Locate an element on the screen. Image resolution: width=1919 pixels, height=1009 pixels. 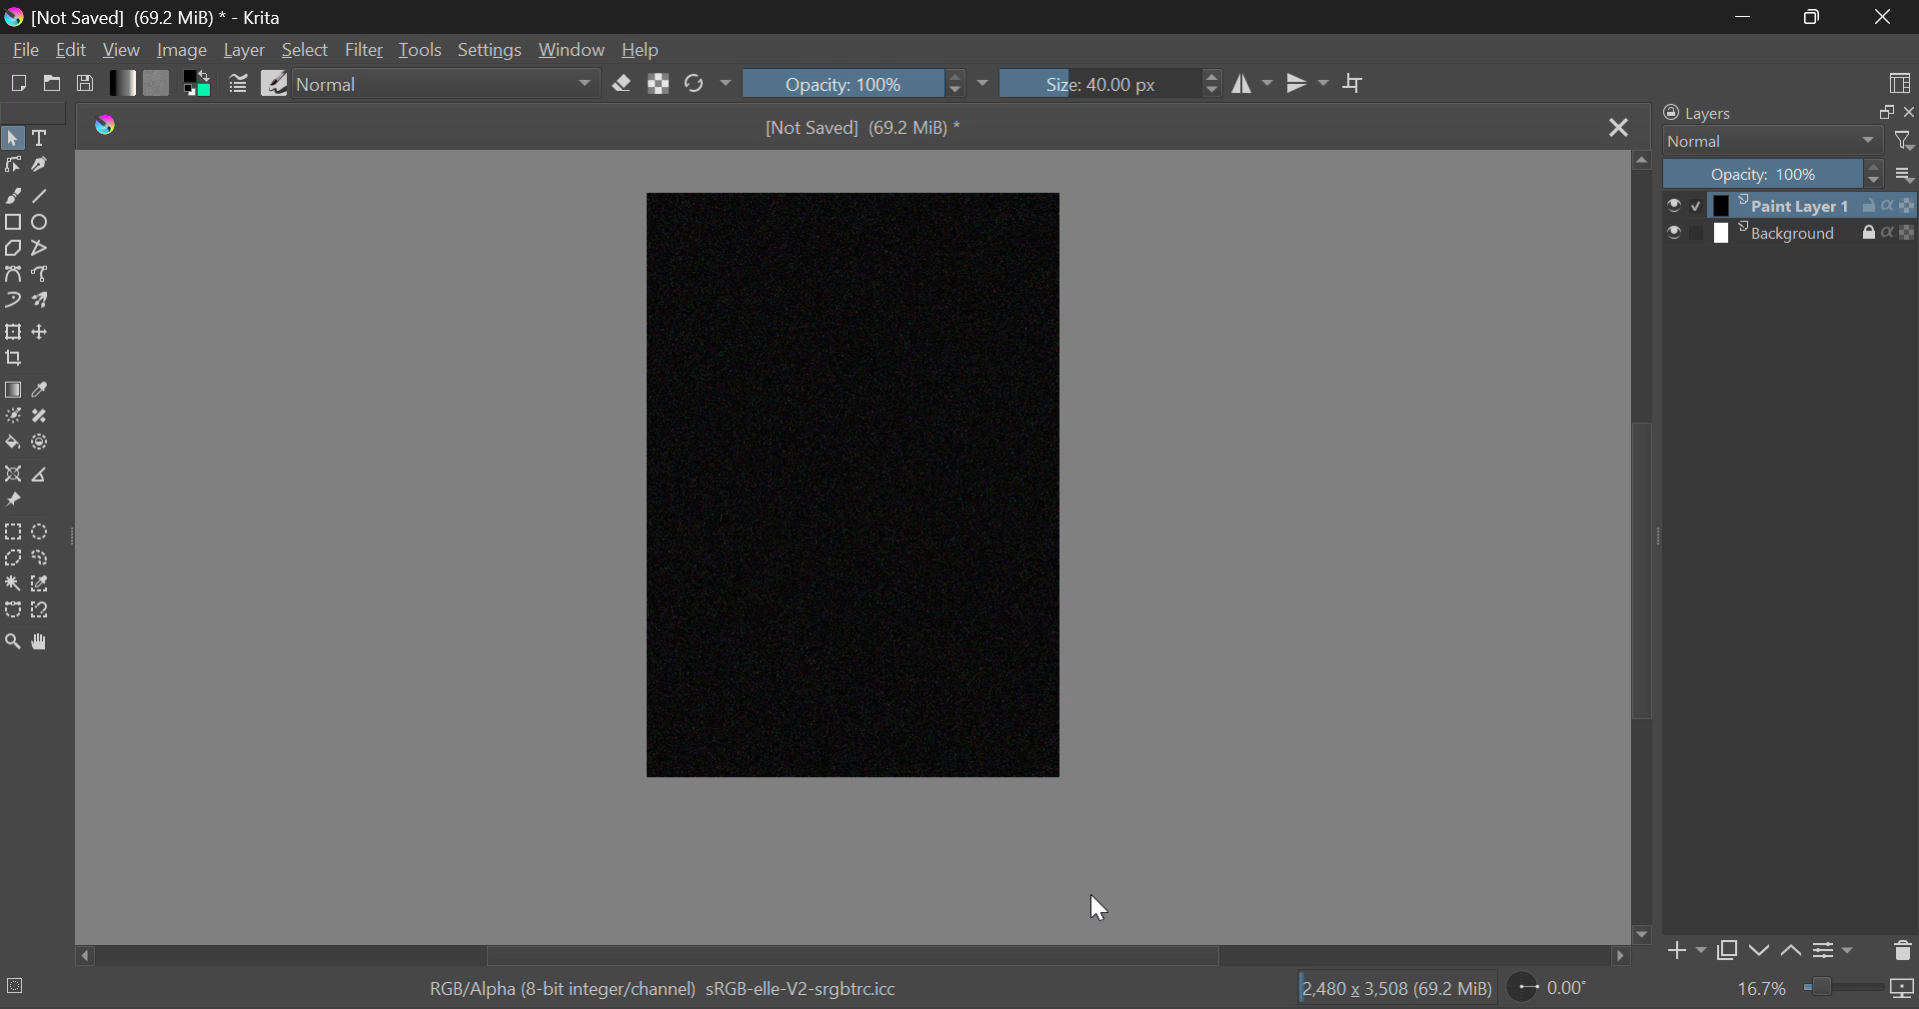
Zoom is located at coordinates (1859, 991).